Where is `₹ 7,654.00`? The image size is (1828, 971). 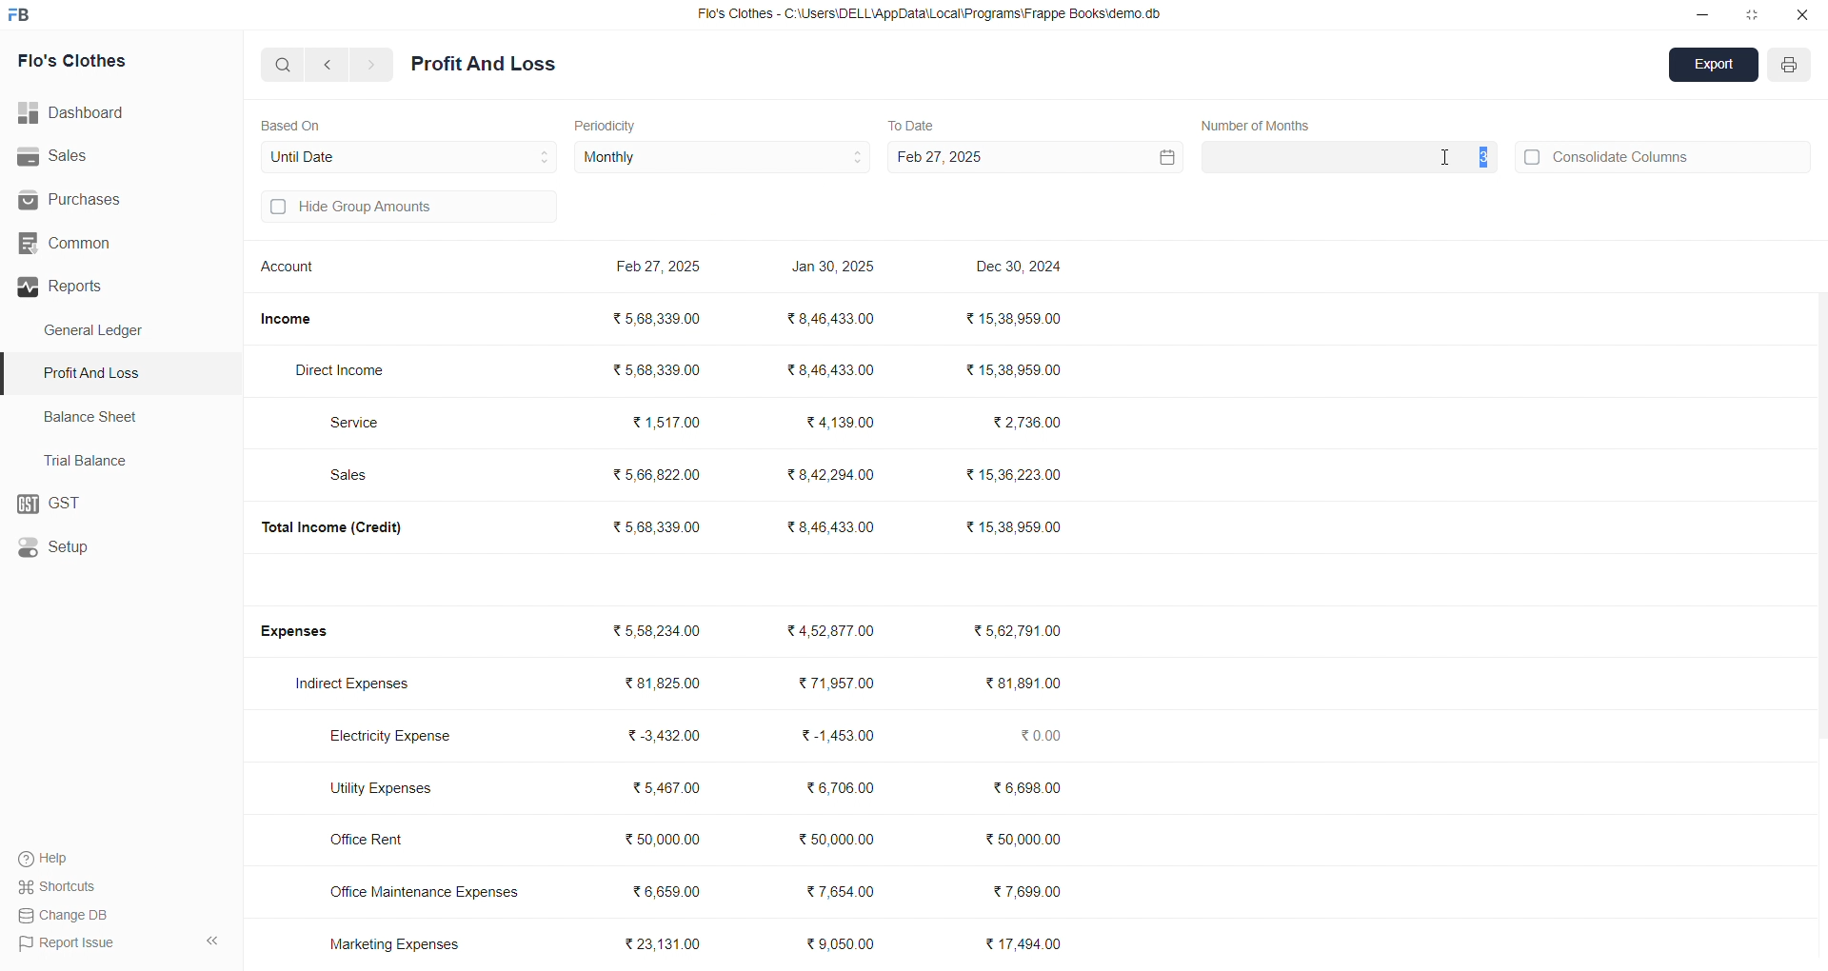 ₹ 7,654.00 is located at coordinates (841, 890).